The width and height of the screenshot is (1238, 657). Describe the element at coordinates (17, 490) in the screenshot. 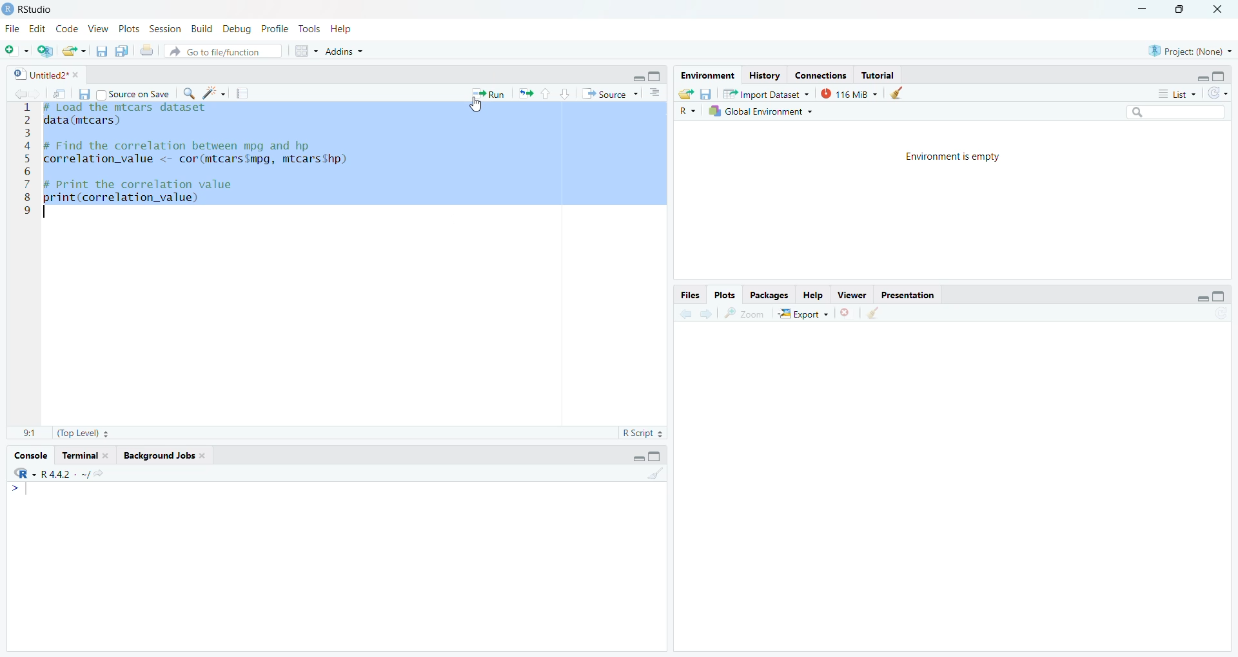

I see `Prompt cursor` at that location.